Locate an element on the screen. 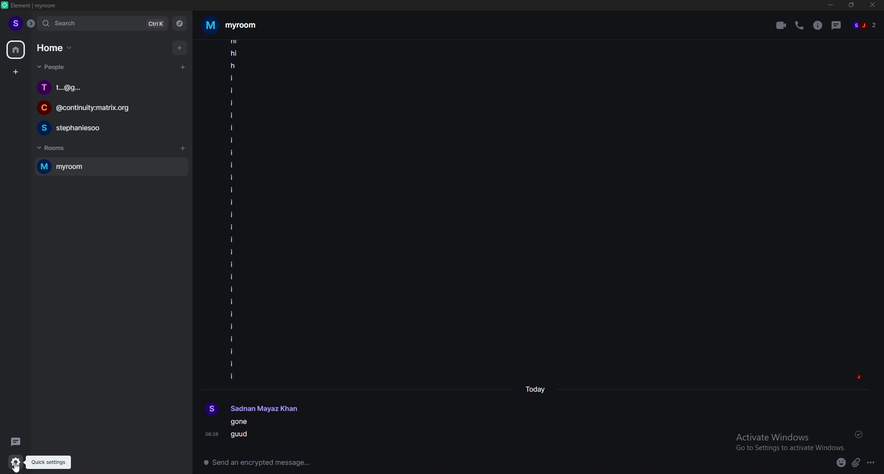  chat is located at coordinates (110, 87).